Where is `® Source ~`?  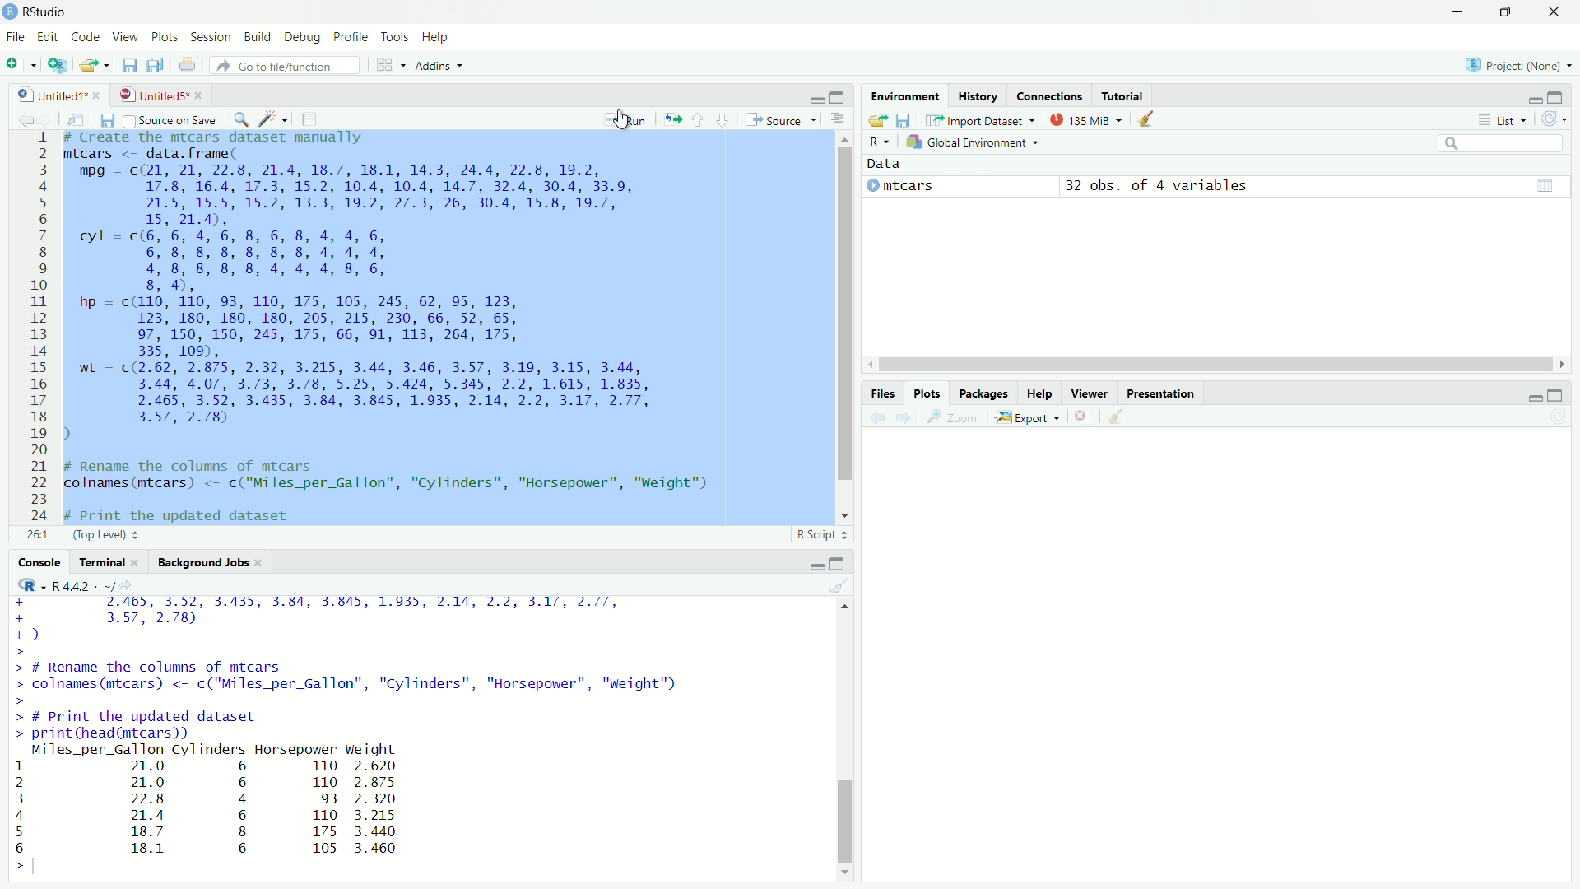 ® Source ~ is located at coordinates (785, 119).